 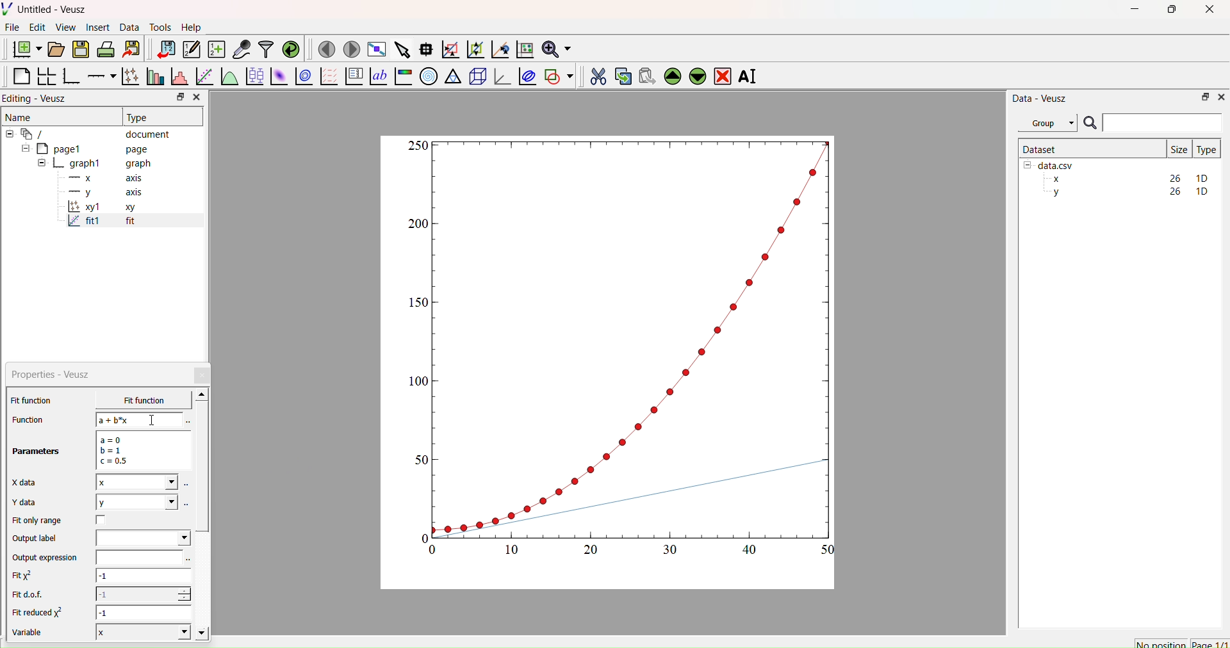 What do you see at coordinates (186, 422) in the screenshot?
I see `Select using dataset browser` at bounding box center [186, 422].